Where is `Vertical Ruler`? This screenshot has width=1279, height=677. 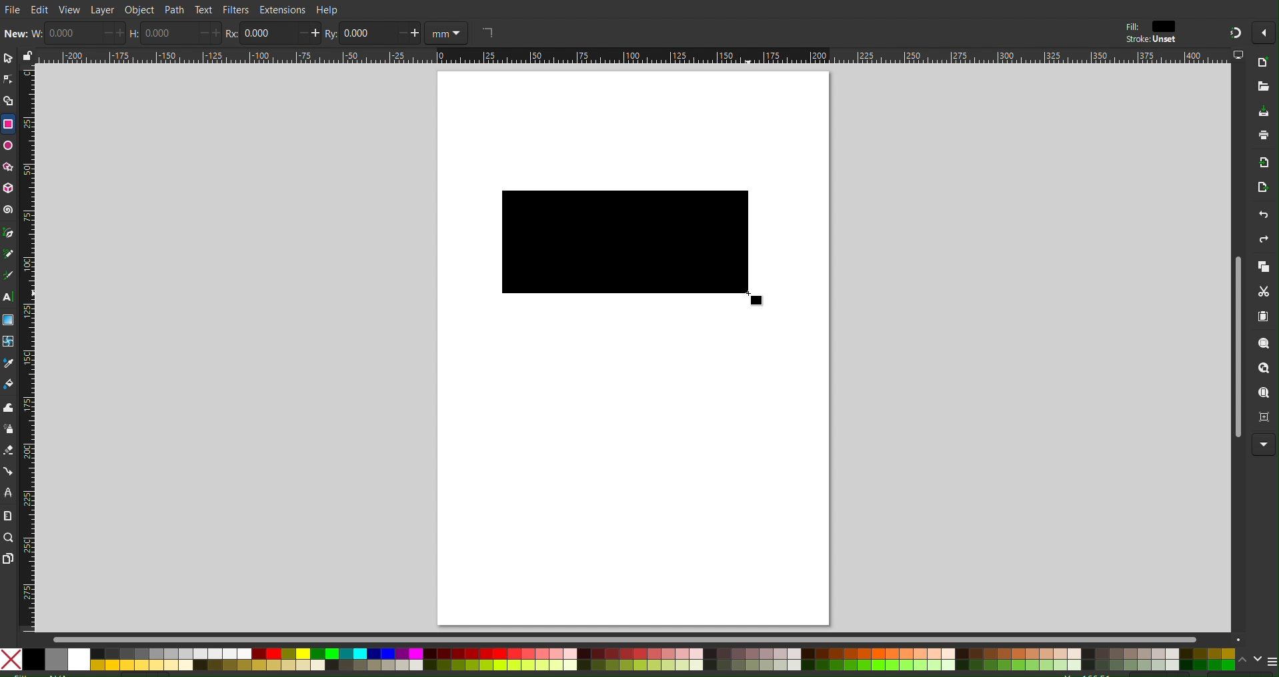
Vertical Ruler is located at coordinates (27, 348).